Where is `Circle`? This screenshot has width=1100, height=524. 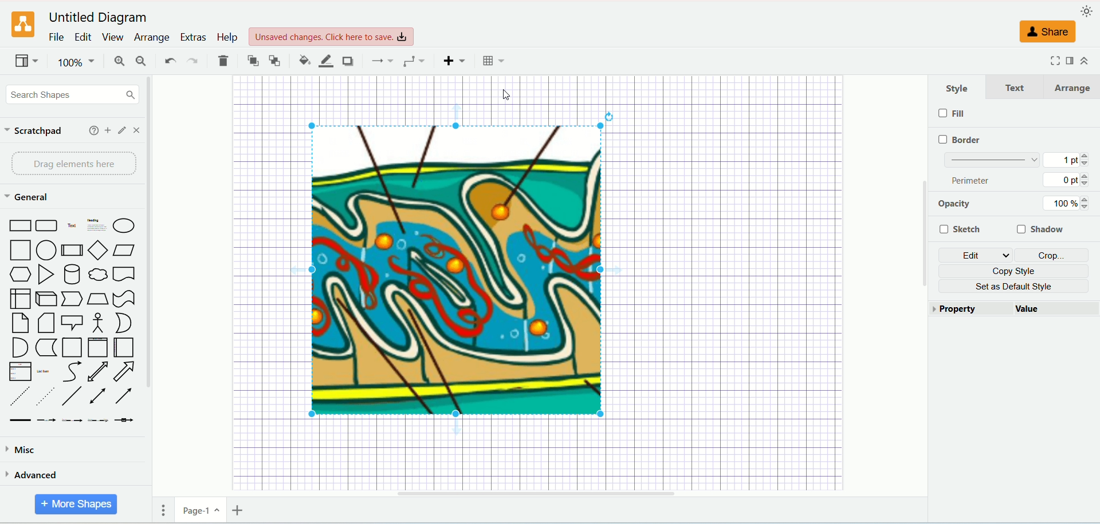 Circle is located at coordinates (46, 251).